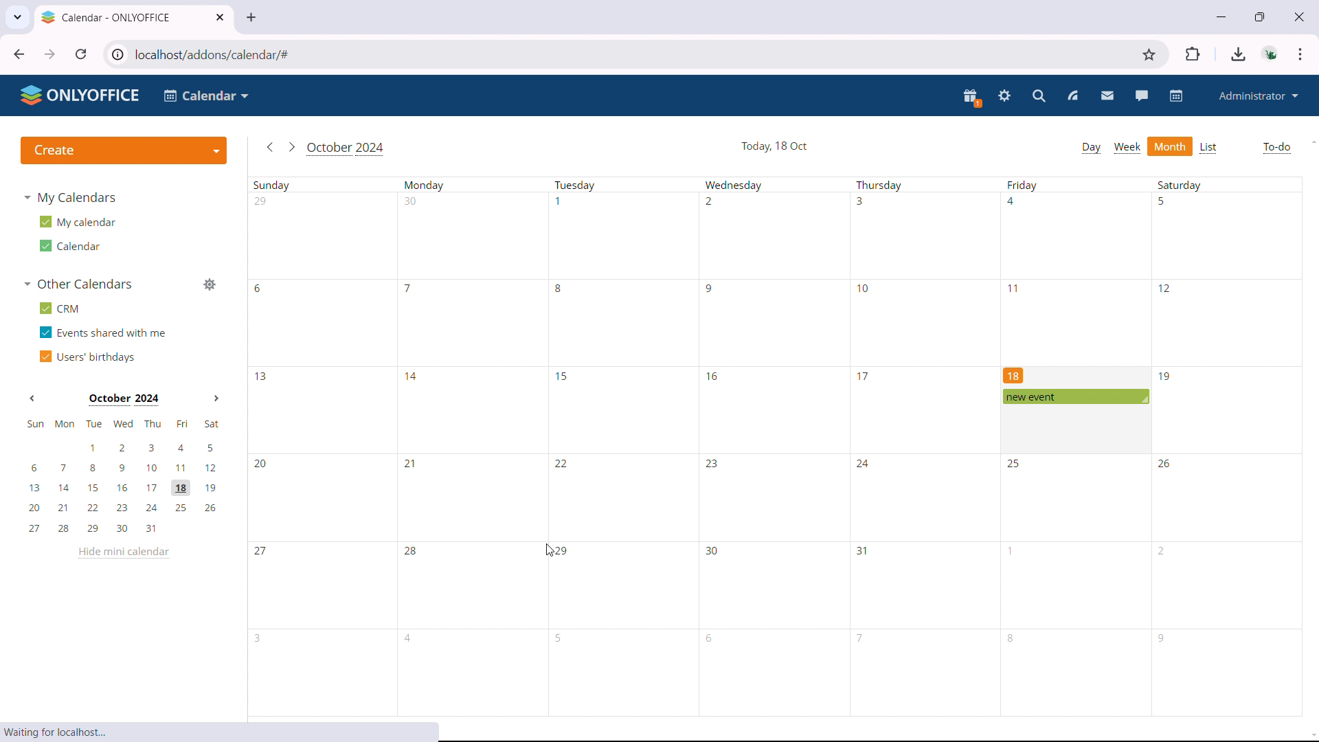 The height and width of the screenshot is (742, 1319). I want to click on mini calendar, so click(123, 478).